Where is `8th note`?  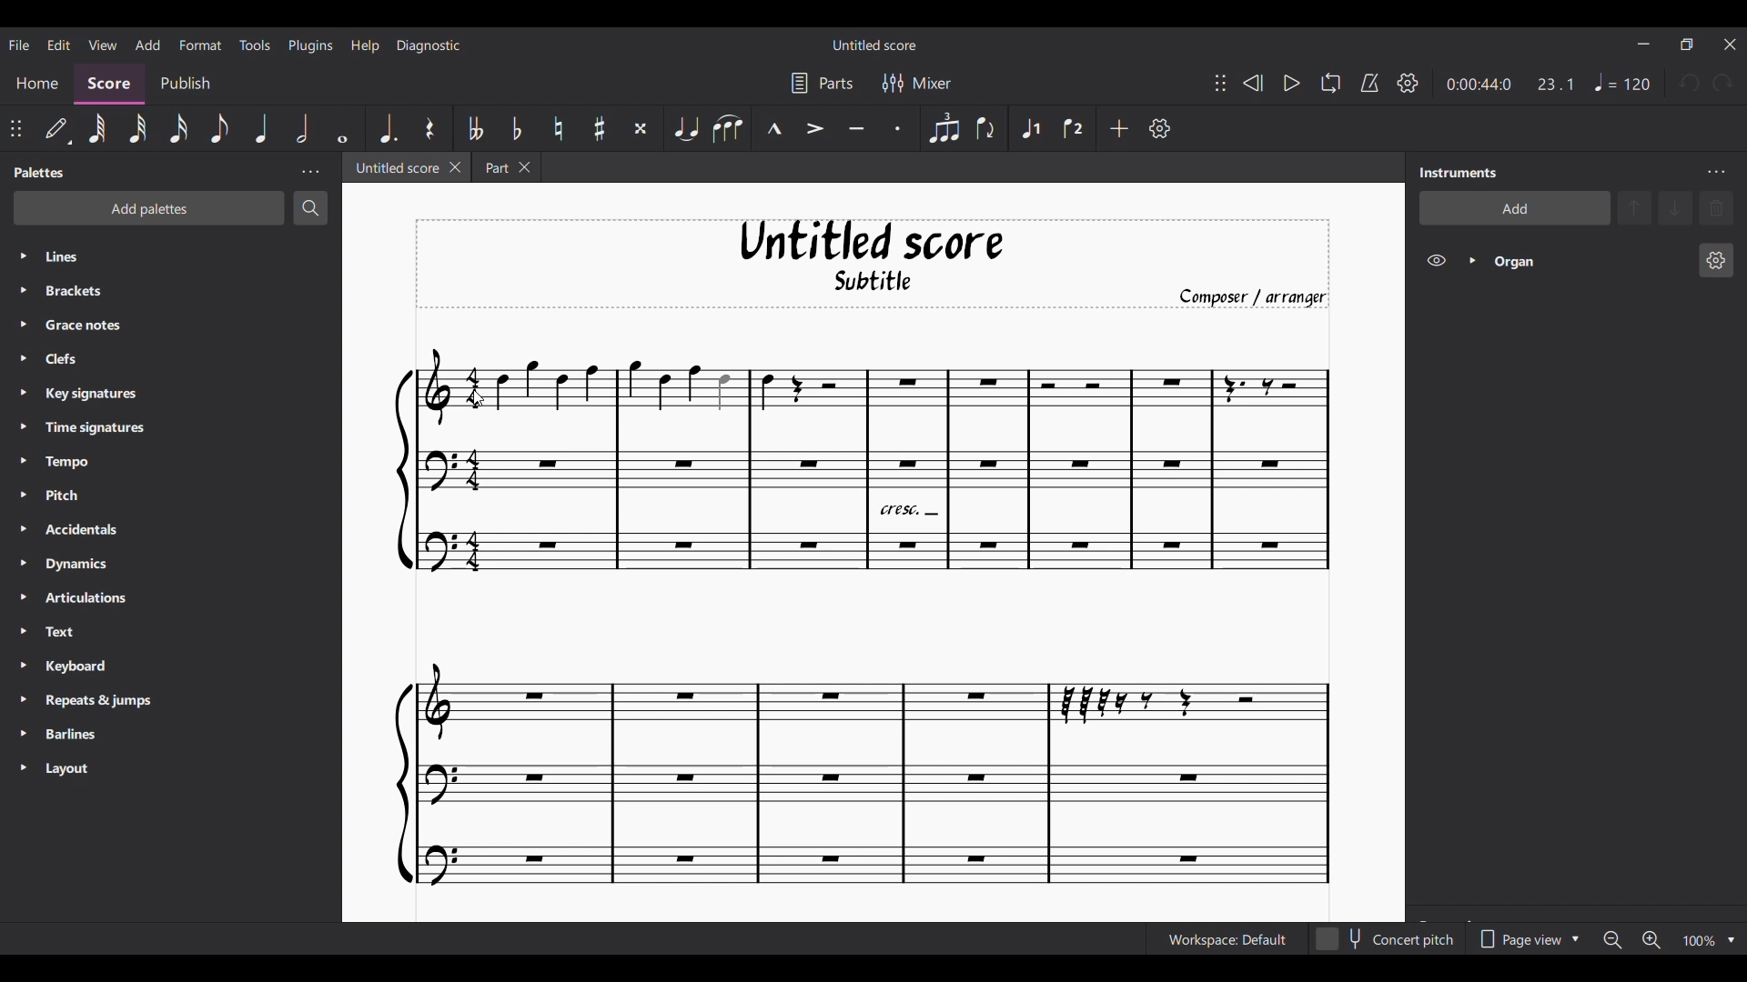
8th note is located at coordinates (218, 129).